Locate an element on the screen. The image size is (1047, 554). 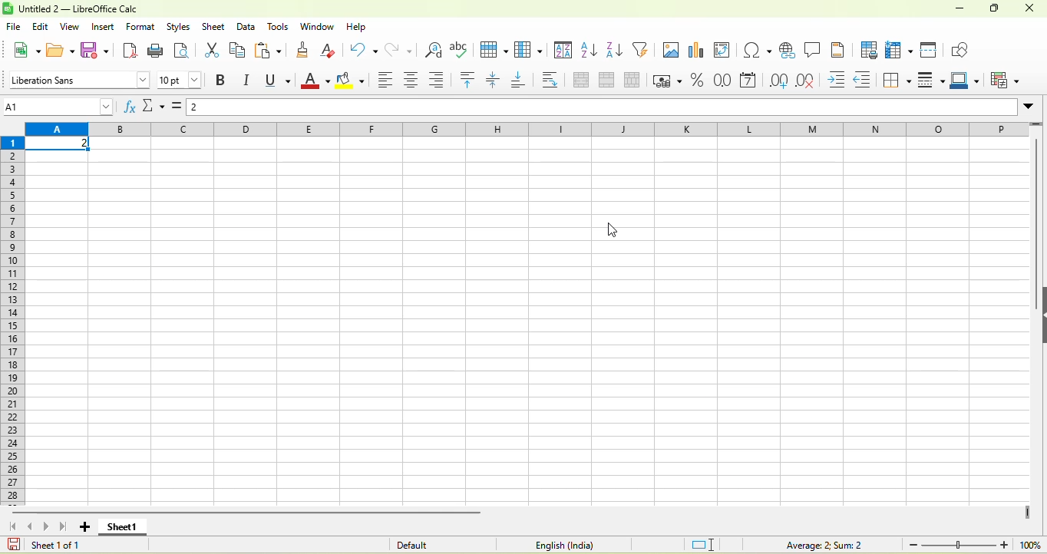
new is located at coordinates (23, 49).